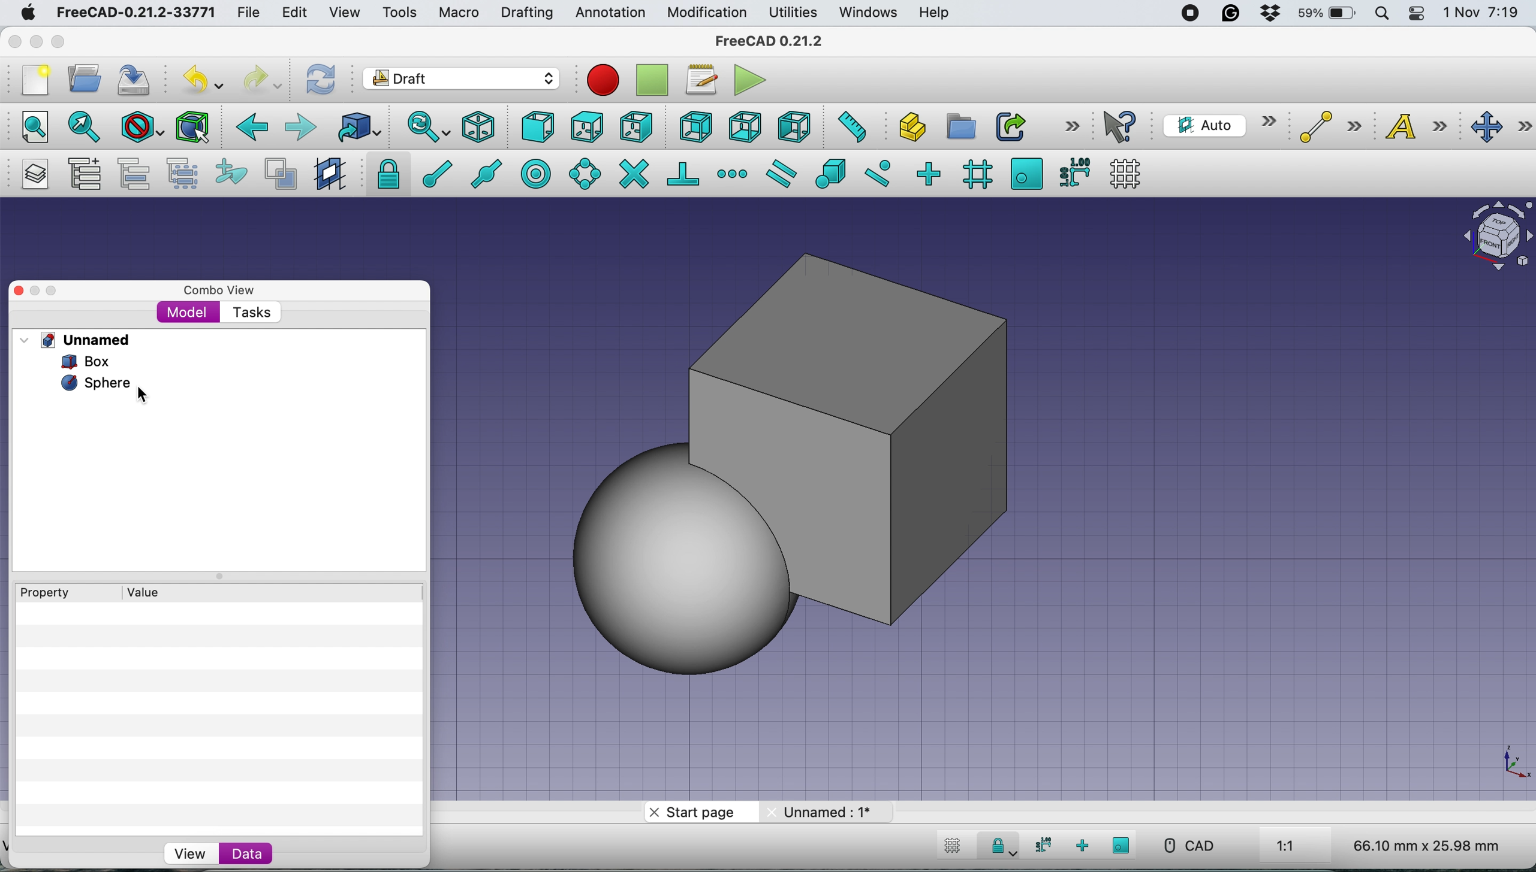 This screenshot has height=872, width=1536. Describe the element at coordinates (1122, 845) in the screenshot. I see `snap working plane` at that location.